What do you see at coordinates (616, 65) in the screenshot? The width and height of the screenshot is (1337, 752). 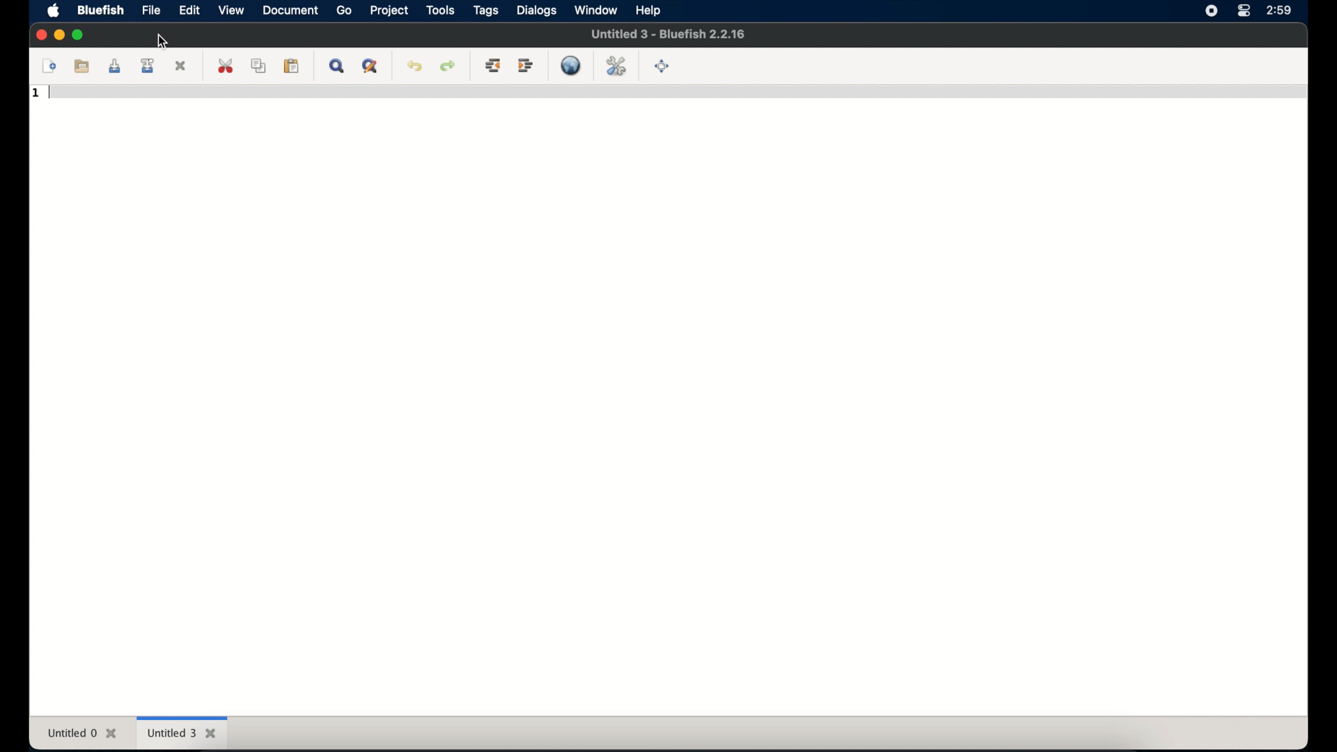 I see `edit in preferences` at bounding box center [616, 65].